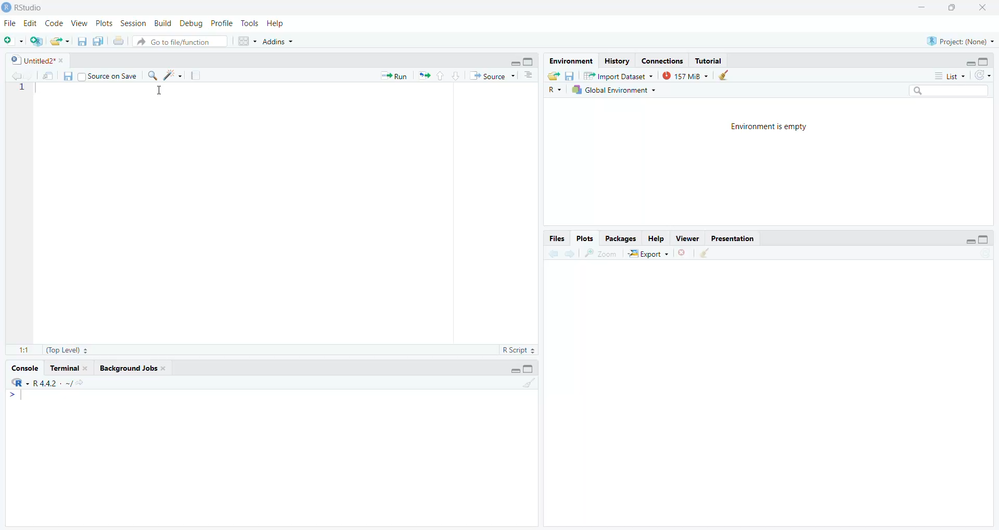  What do you see at coordinates (119, 42) in the screenshot?
I see `print the current file` at bounding box center [119, 42].